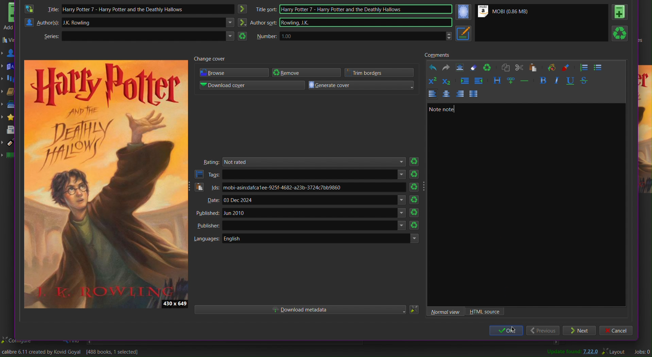  I want to click on Next, so click(579, 331).